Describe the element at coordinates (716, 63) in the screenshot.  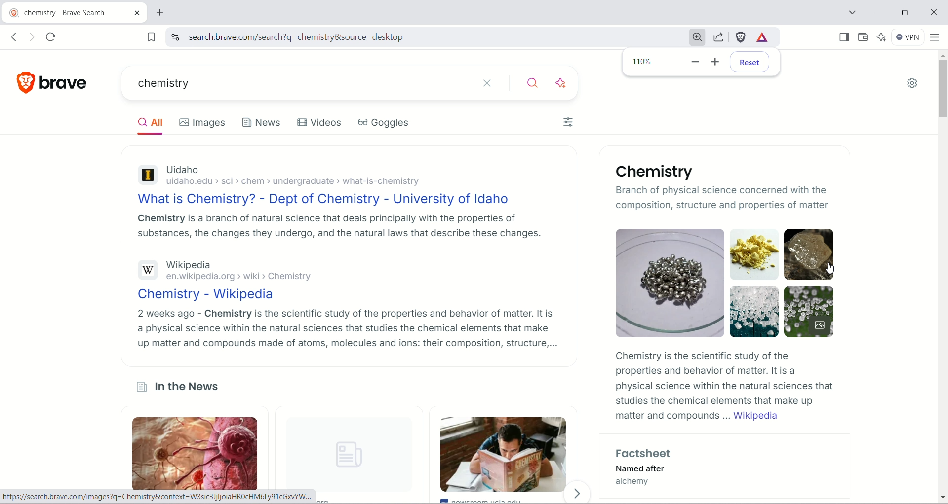
I see `zoom in` at that location.